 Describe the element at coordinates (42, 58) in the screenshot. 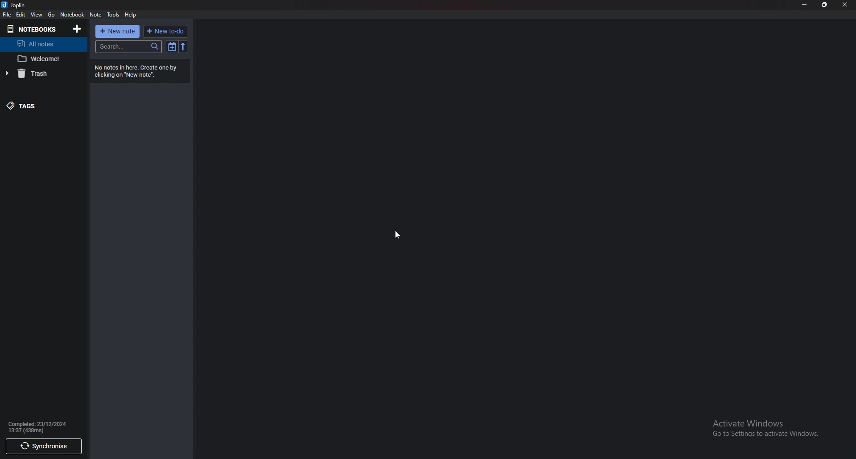

I see `Welcome` at that location.